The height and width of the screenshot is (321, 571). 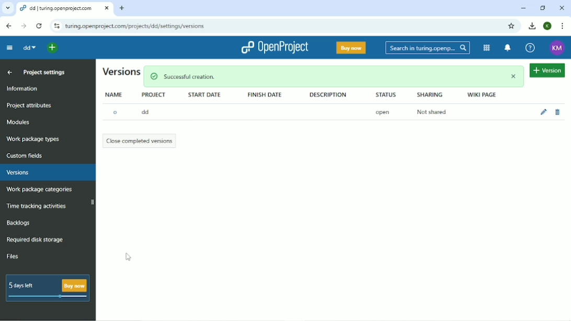 I want to click on Collapse project menu, so click(x=10, y=48).